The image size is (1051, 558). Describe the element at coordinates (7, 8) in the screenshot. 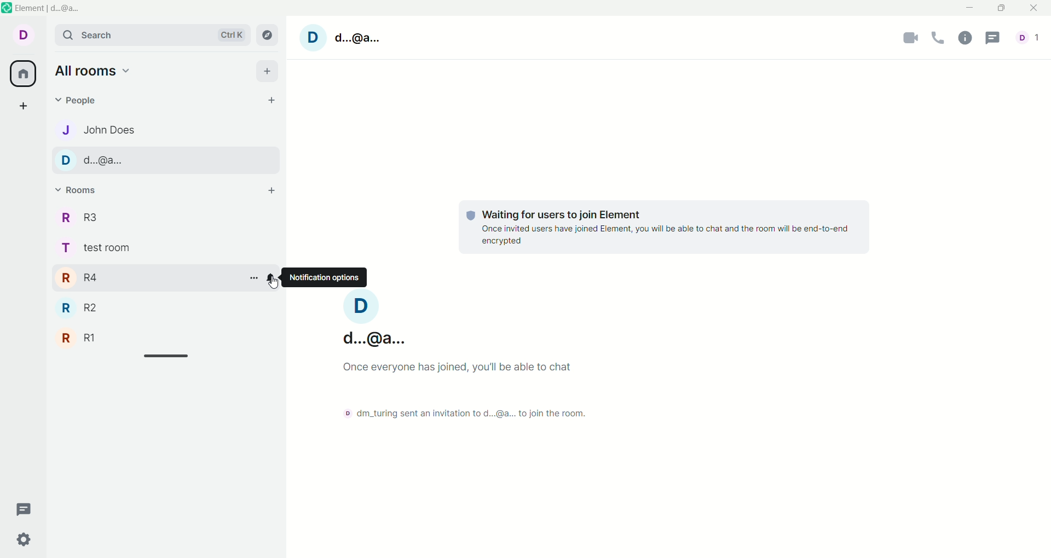

I see `Software logo` at that location.